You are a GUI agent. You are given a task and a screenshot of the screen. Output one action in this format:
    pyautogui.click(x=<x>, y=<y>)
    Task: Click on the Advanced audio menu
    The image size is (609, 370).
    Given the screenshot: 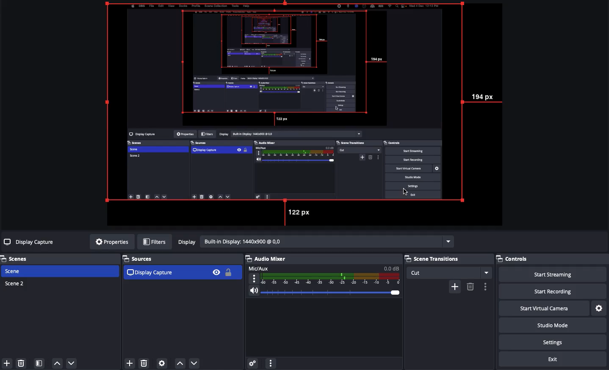 What is the action you would take?
    pyautogui.click(x=252, y=362)
    